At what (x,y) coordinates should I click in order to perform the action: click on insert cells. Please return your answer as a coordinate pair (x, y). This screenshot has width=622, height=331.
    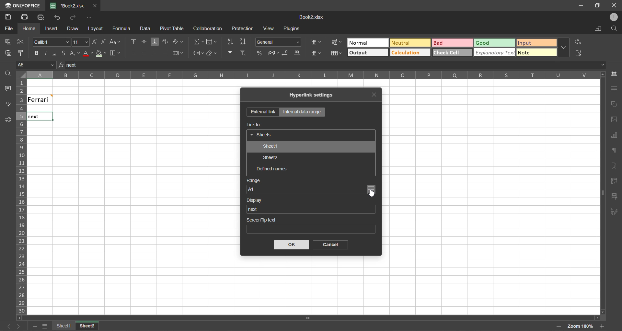
    Looking at the image, I should click on (316, 42).